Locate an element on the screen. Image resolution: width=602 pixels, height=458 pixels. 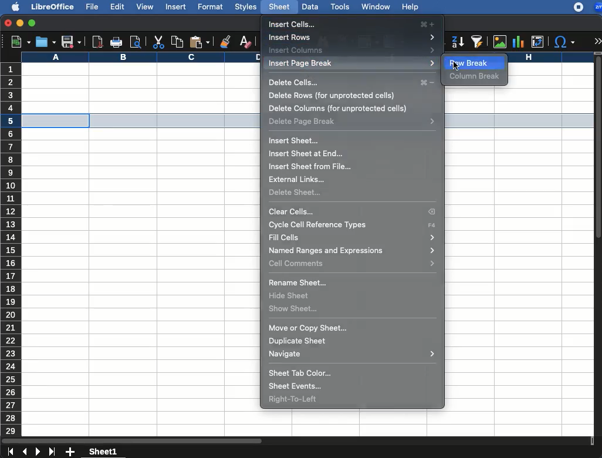
delete cells is located at coordinates (352, 83).